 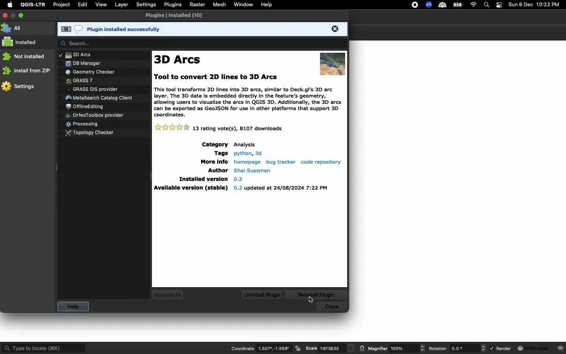 I want to click on Plugins, so click(x=104, y=63).